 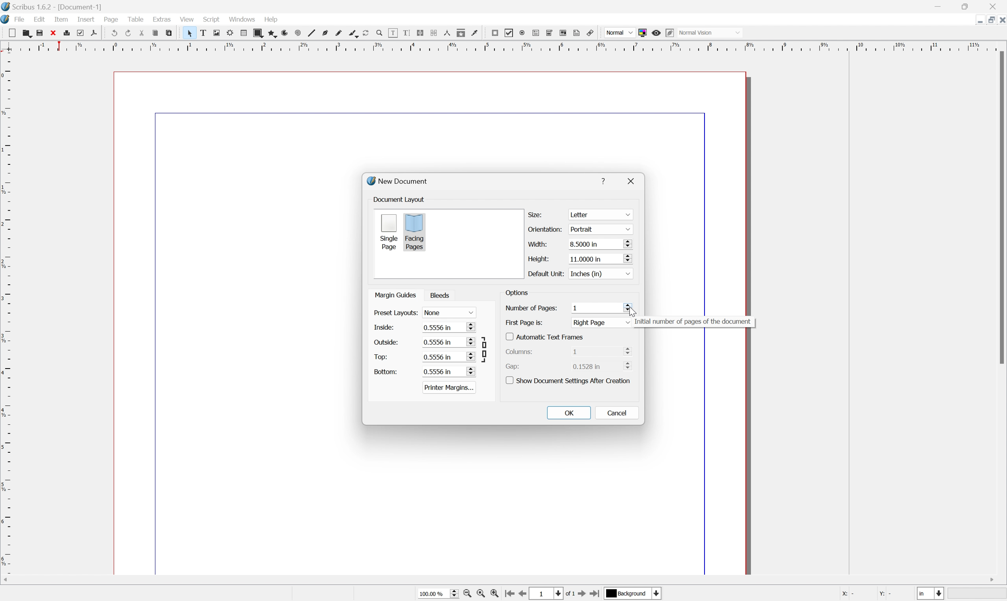 I want to click on pdf list box, so click(x=564, y=33).